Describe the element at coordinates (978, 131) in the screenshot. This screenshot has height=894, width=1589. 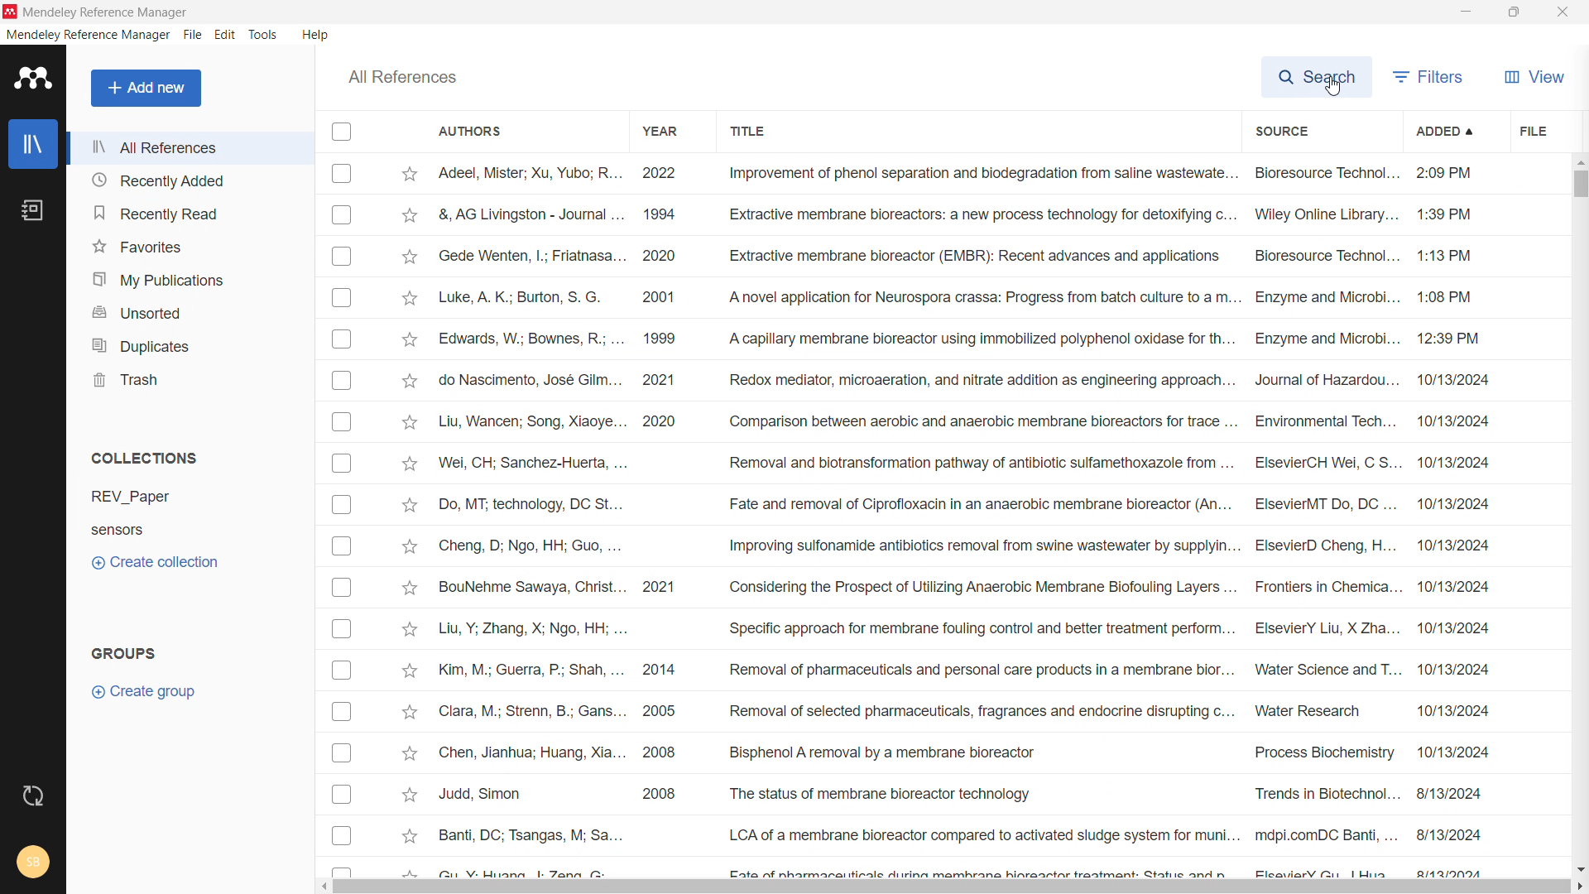
I see `title` at that location.